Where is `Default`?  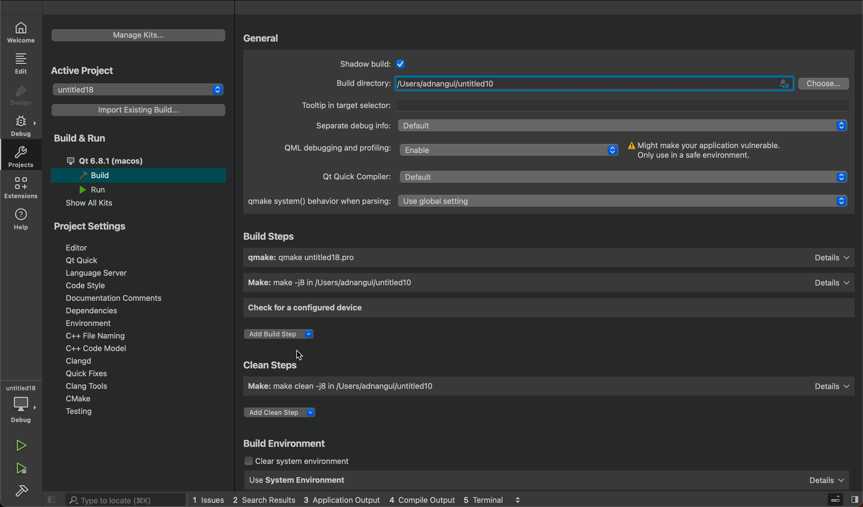 Default is located at coordinates (627, 178).